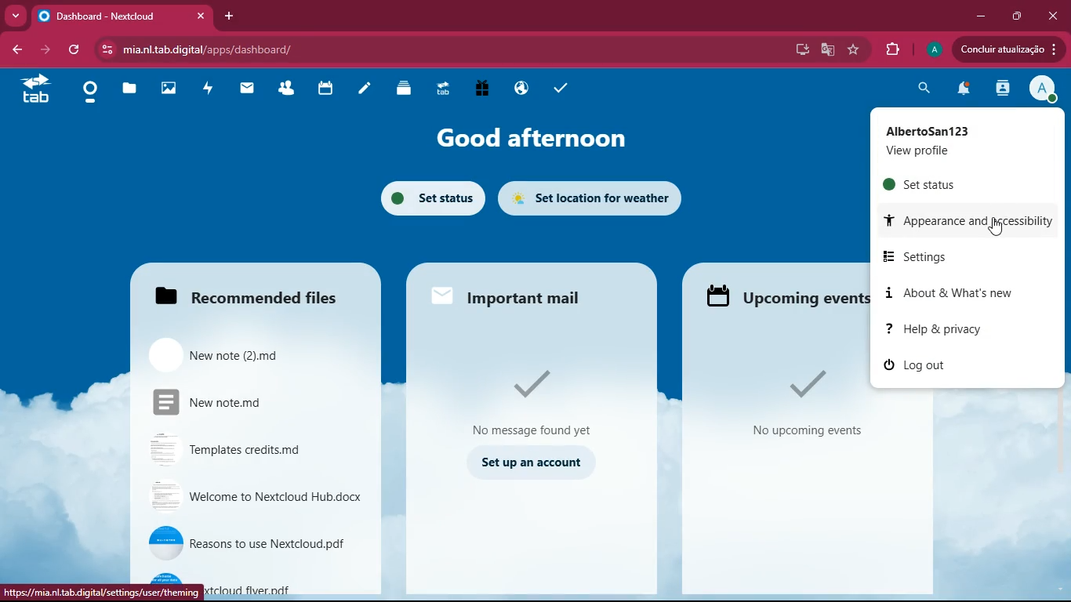 This screenshot has height=602, width=1071. Describe the element at coordinates (405, 92) in the screenshot. I see `layers` at that location.